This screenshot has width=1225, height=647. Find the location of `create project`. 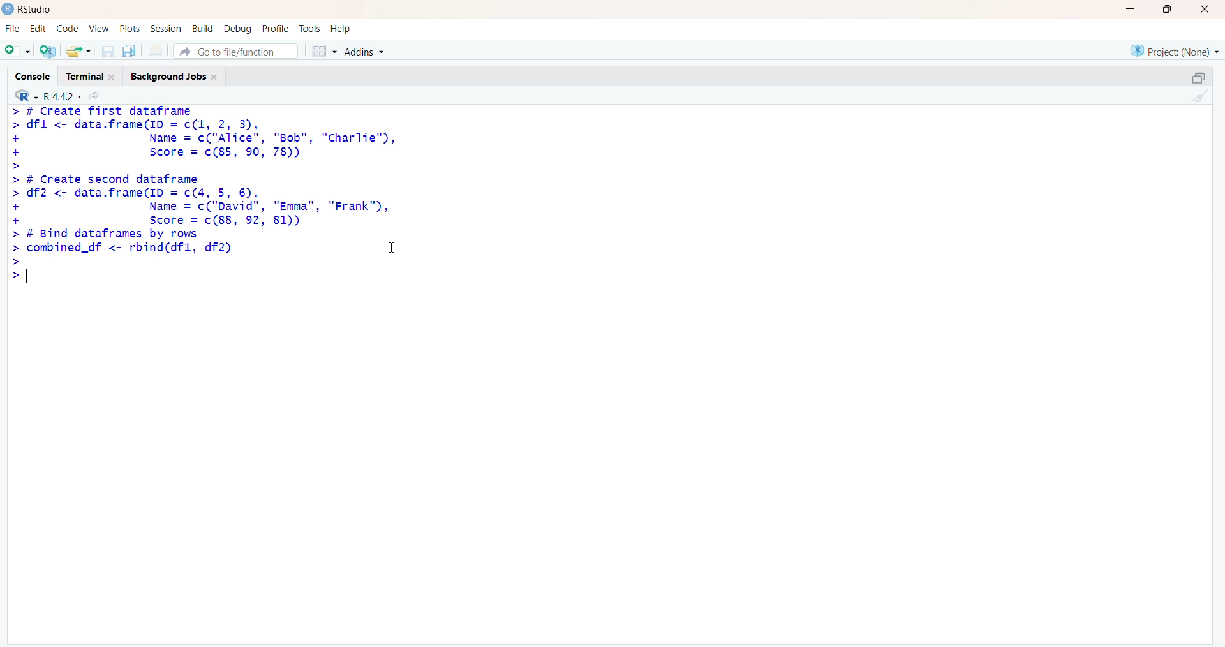

create project is located at coordinates (48, 50).